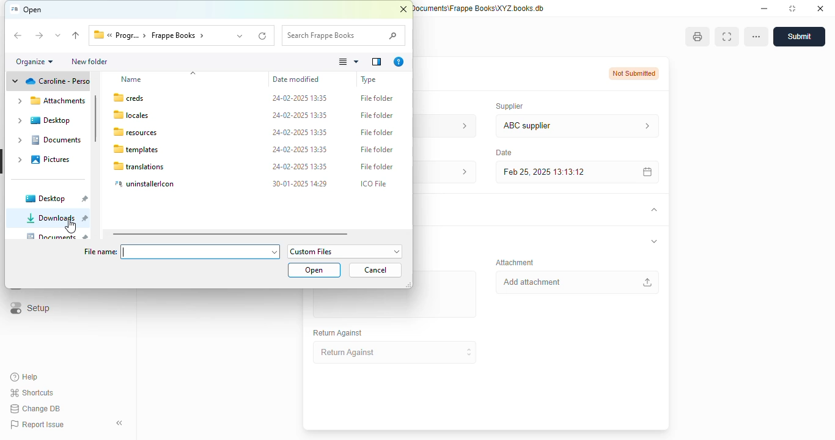  I want to click on cancel, so click(375, 269).